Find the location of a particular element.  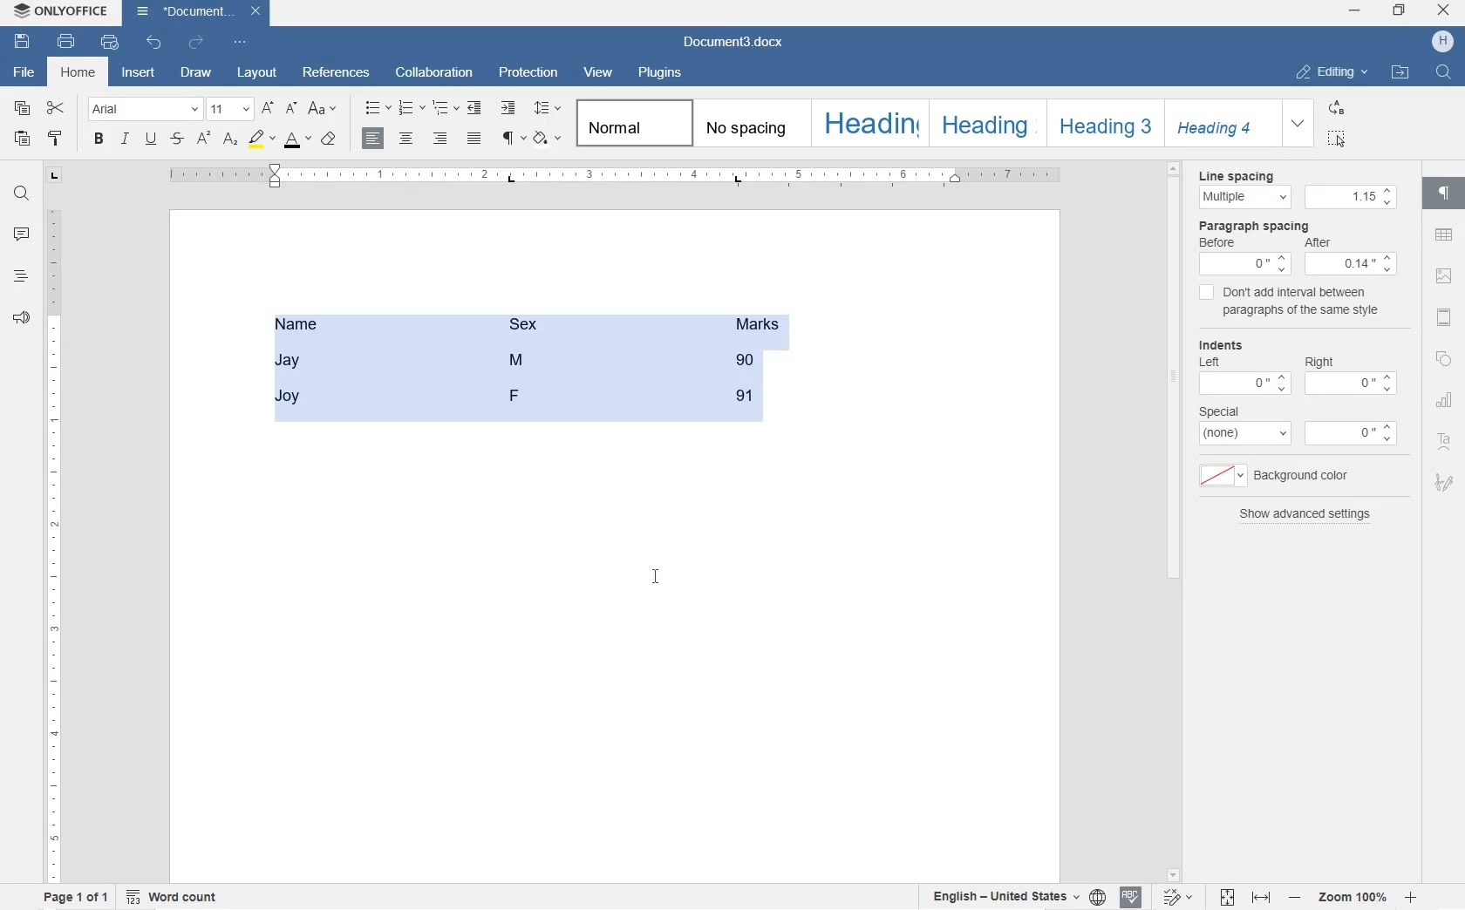

TRACK CHANGES is located at coordinates (1178, 896).